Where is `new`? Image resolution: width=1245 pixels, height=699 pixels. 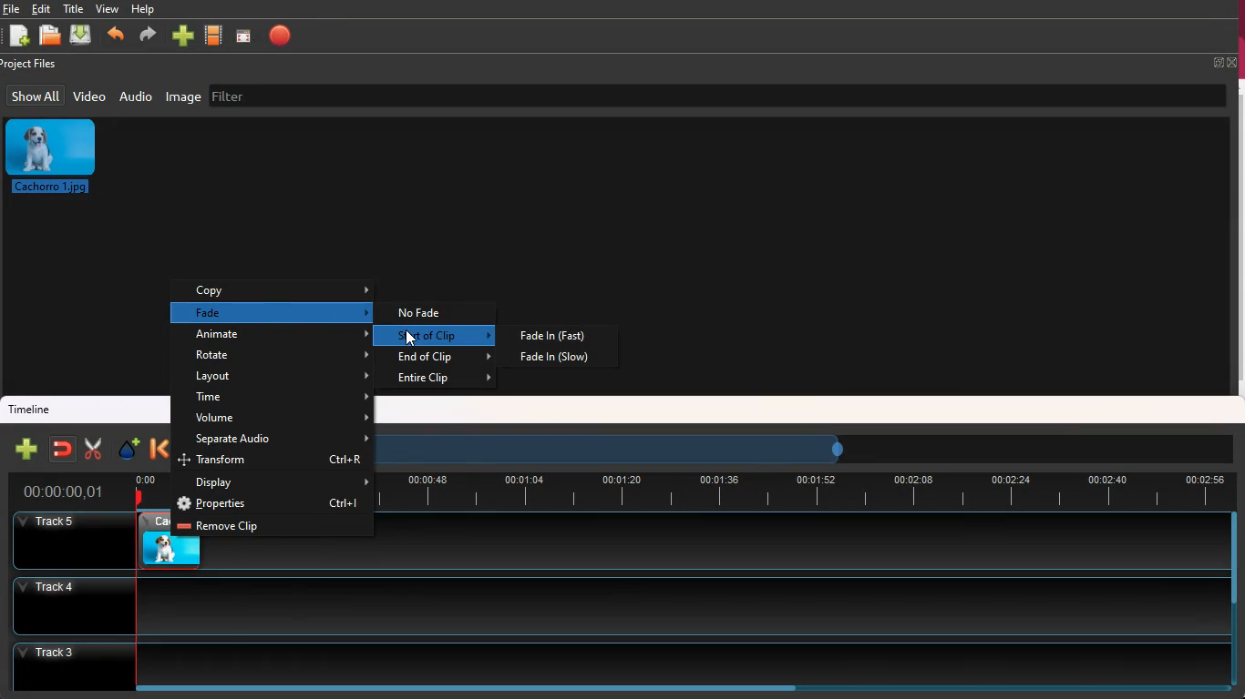
new is located at coordinates (26, 449).